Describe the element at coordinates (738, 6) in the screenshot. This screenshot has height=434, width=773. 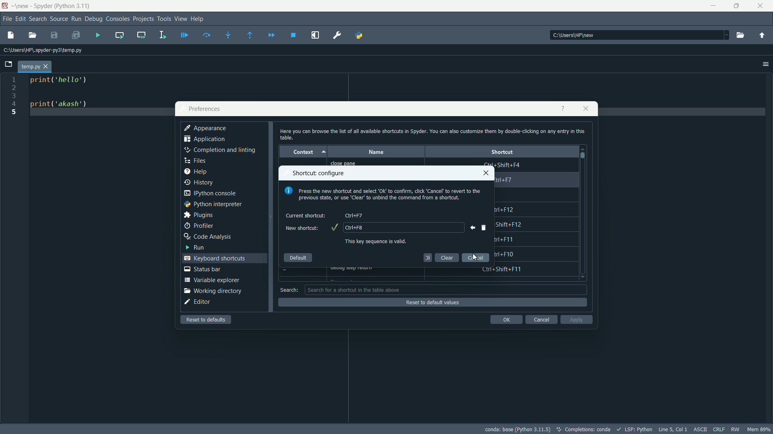
I see `maximize` at that location.